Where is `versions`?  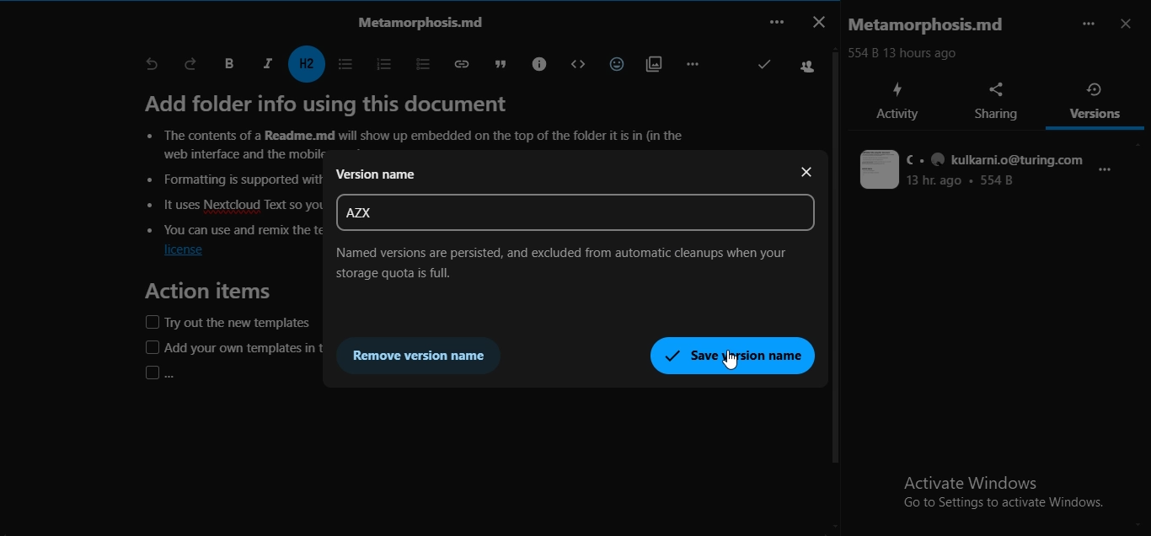 versions is located at coordinates (1096, 100).